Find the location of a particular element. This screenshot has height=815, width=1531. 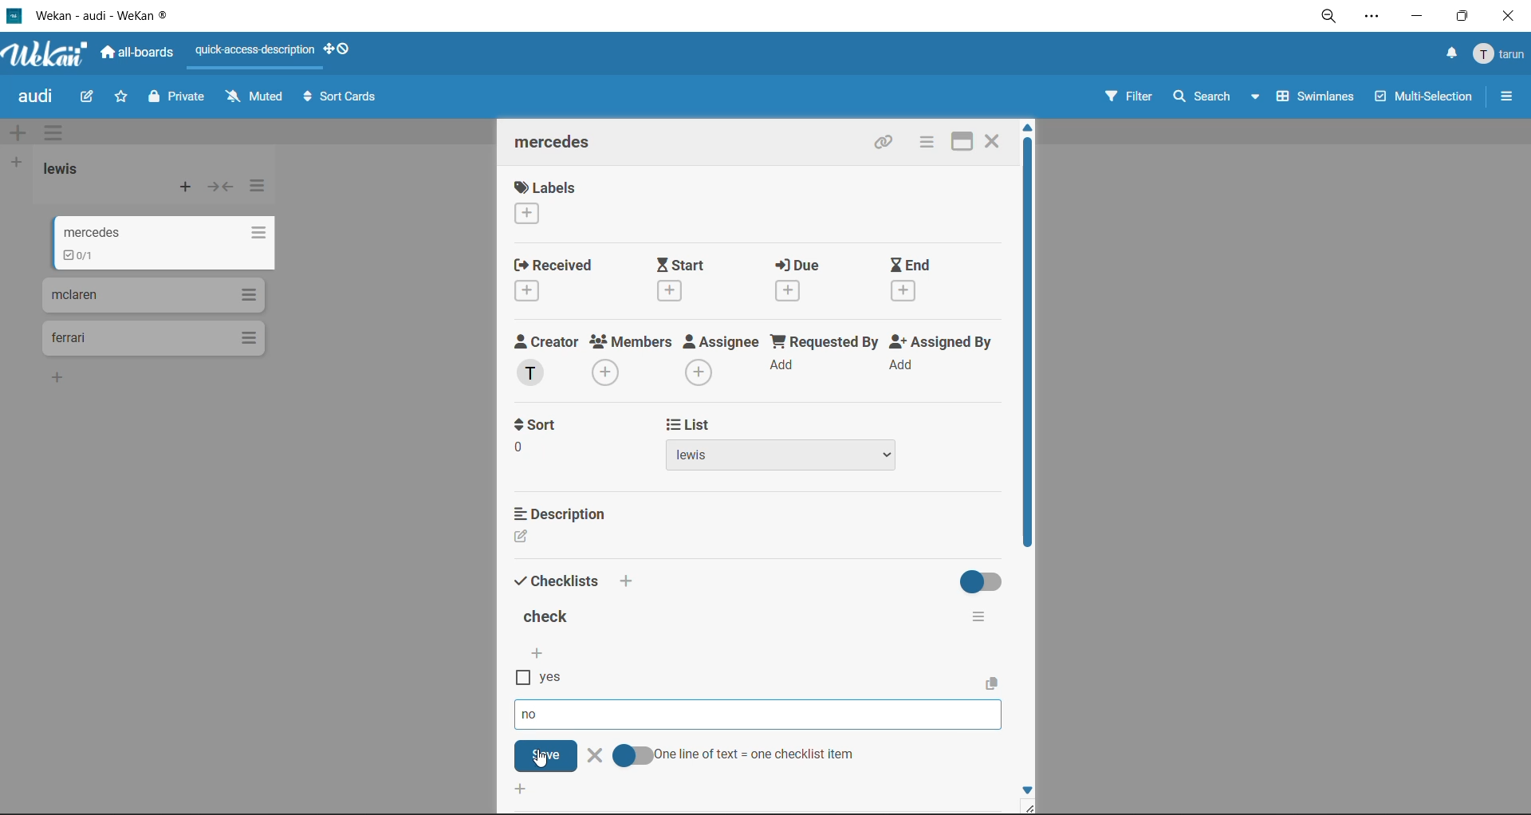

swimlane actions is located at coordinates (58, 135).